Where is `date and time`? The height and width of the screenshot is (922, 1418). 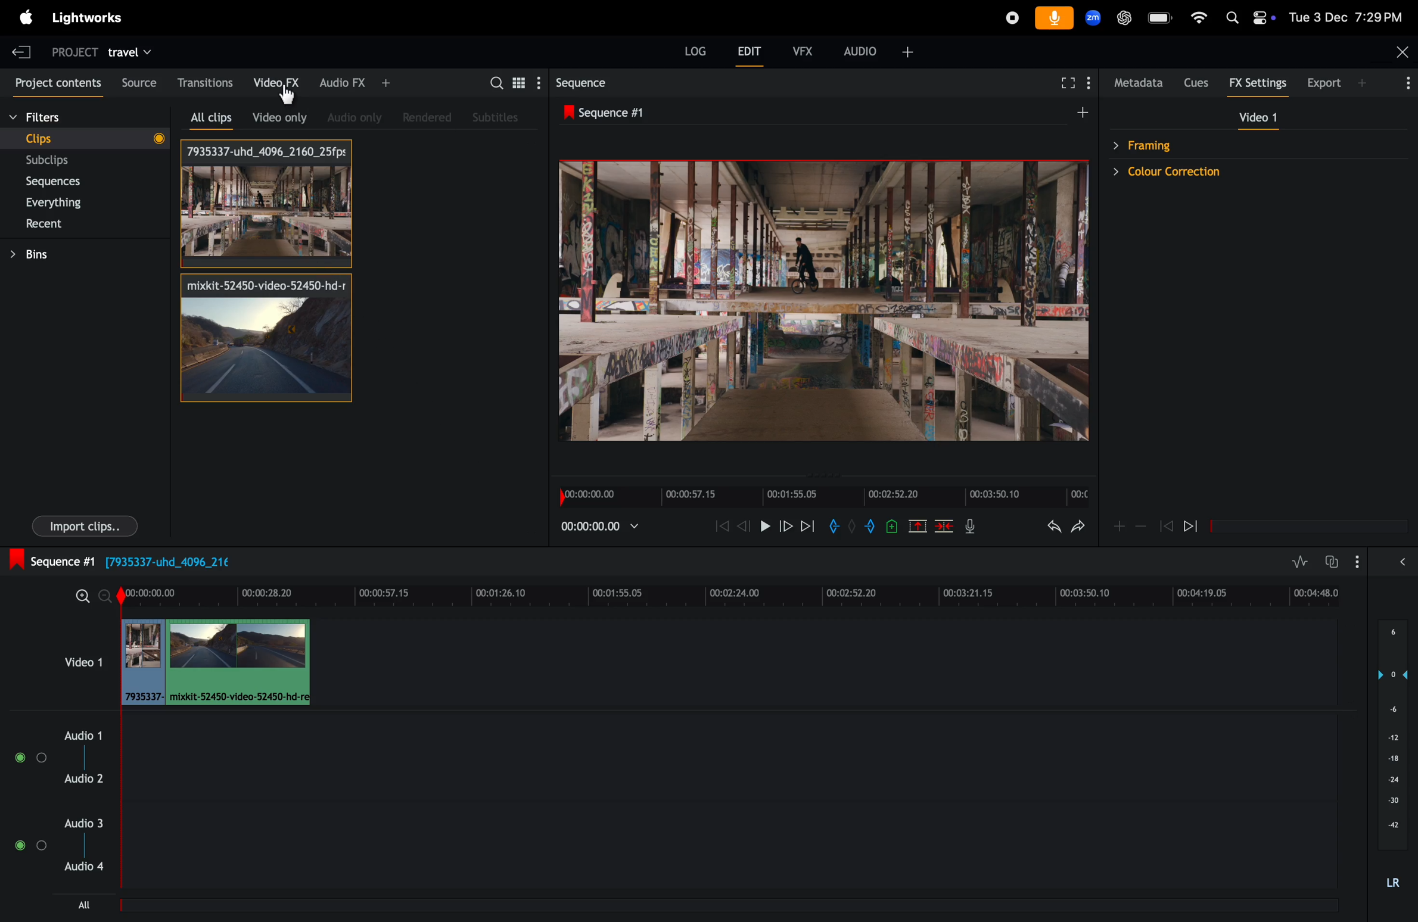 date and time is located at coordinates (1347, 17).